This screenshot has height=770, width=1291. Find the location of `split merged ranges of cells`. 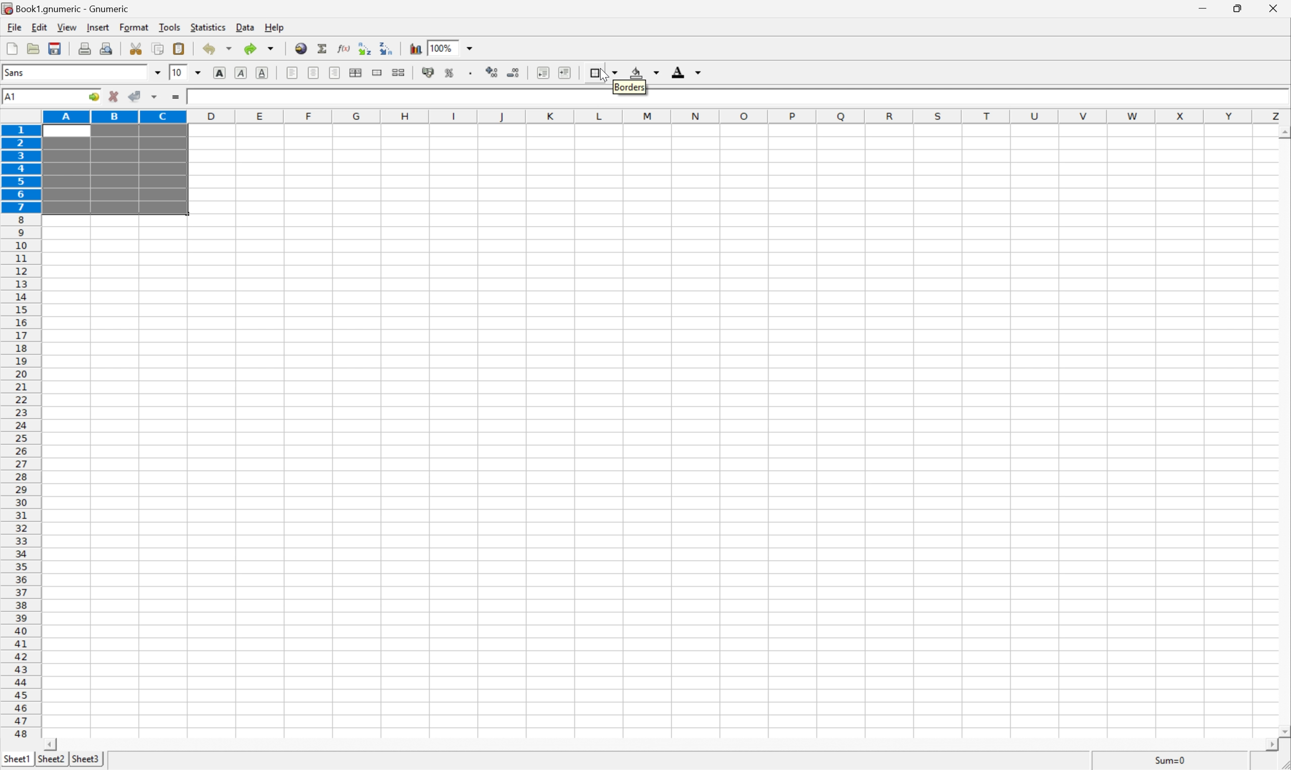

split merged ranges of cells is located at coordinates (399, 72).